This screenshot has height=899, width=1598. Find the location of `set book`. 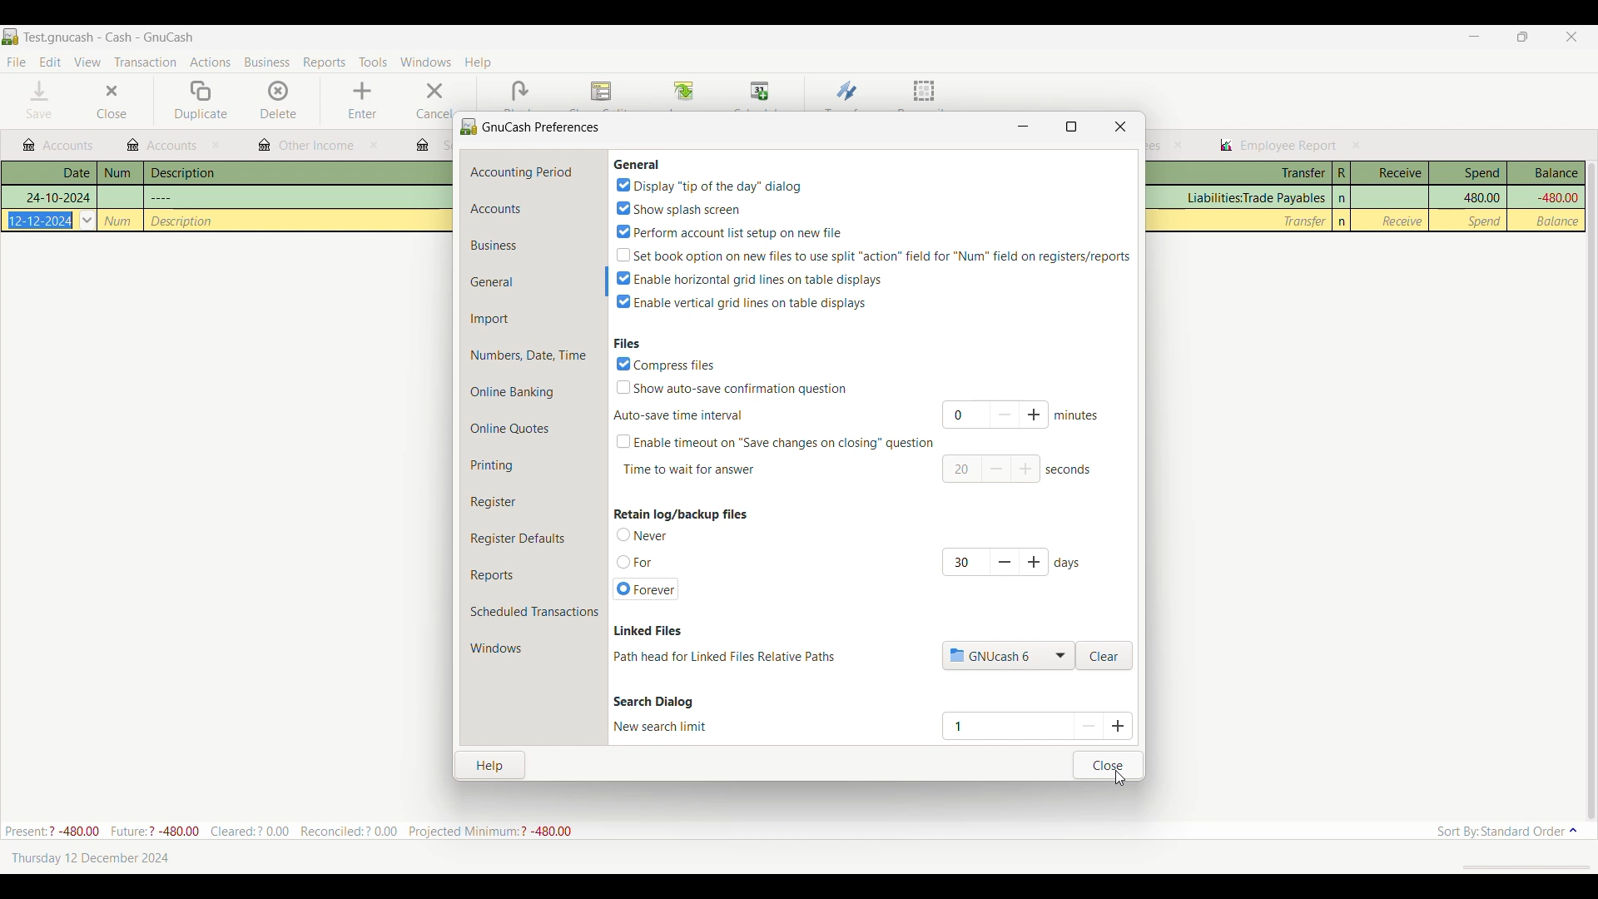

set book is located at coordinates (873, 254).